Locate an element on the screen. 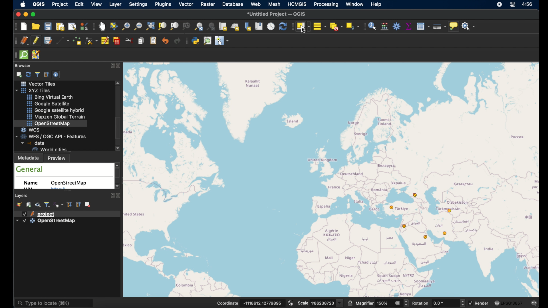 The image size is (548, 308). zoom to native resolution is located at coordinates (187, 27).